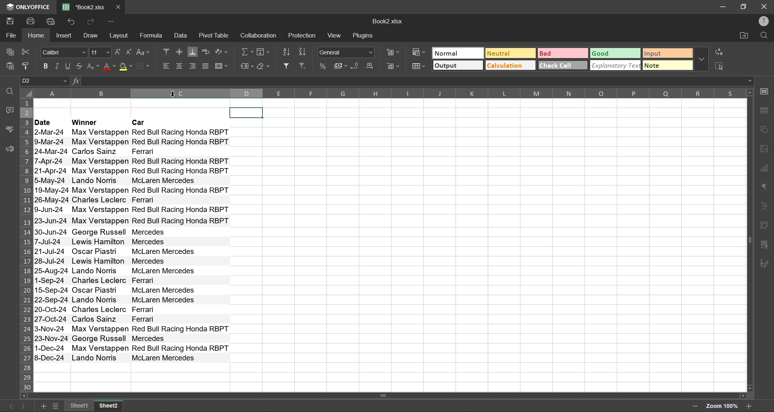 Image resolution: width=774 pixels, height=412 pixels. What do you see at coordinates (763, 93) in the screenshot?
I see `cell settings` at bounding box center [763, 93].